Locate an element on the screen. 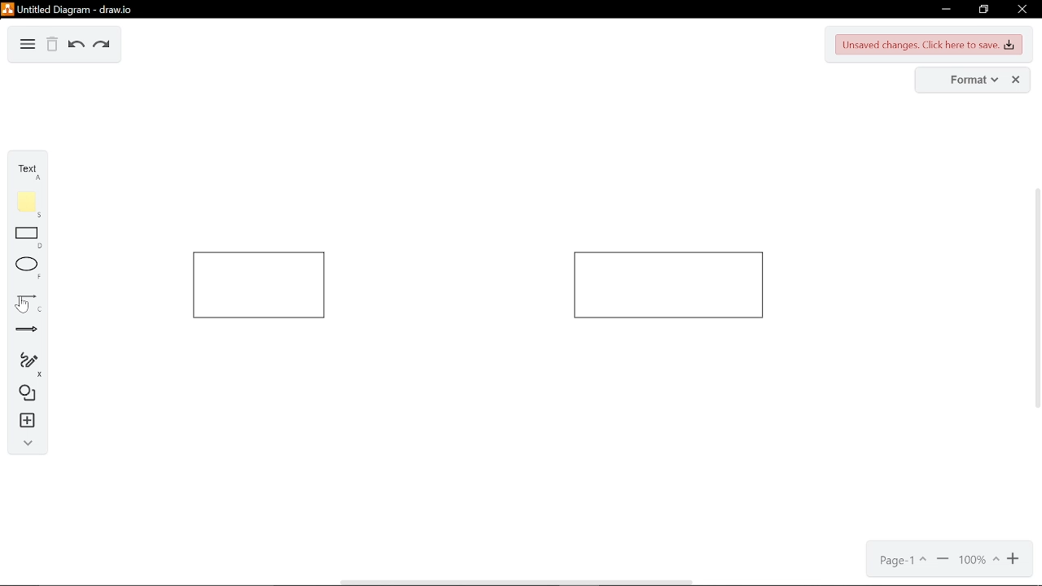  freehand is located at coordinates (24, 364).